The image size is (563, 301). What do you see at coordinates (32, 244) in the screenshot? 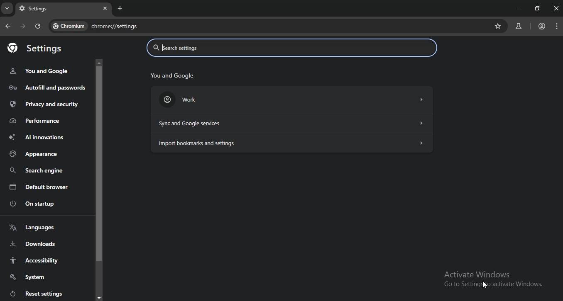
I see `Downloads` at bounding box center [32, 244].